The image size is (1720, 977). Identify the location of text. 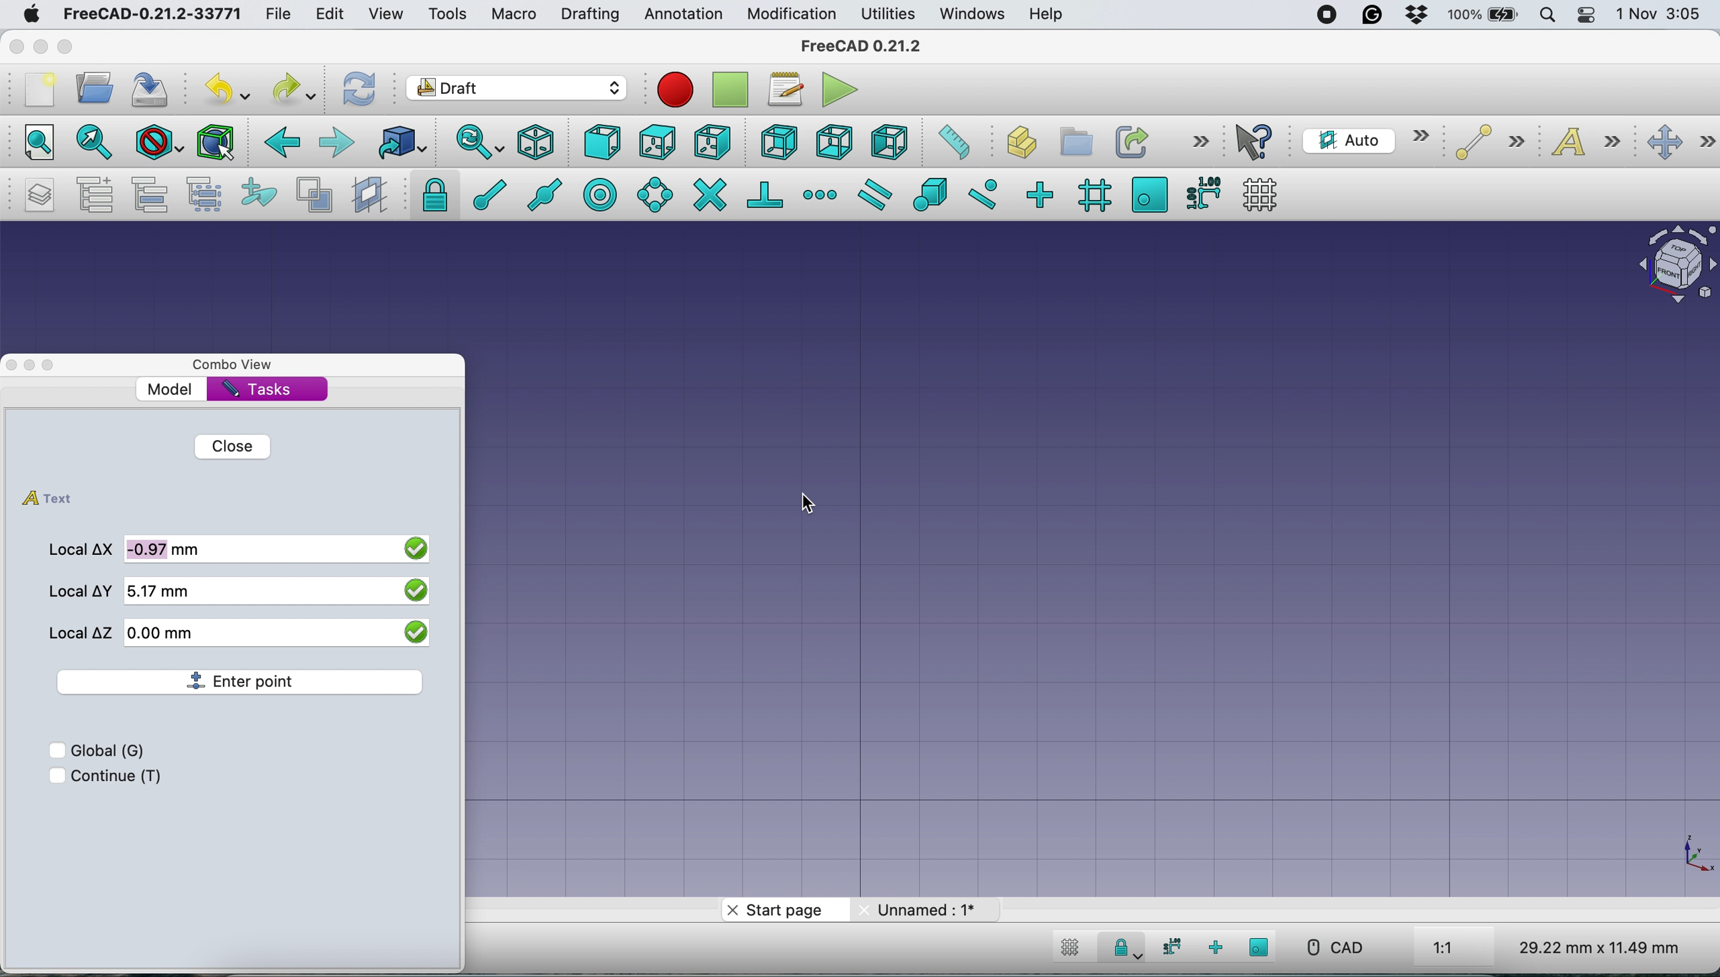
(55, 501).